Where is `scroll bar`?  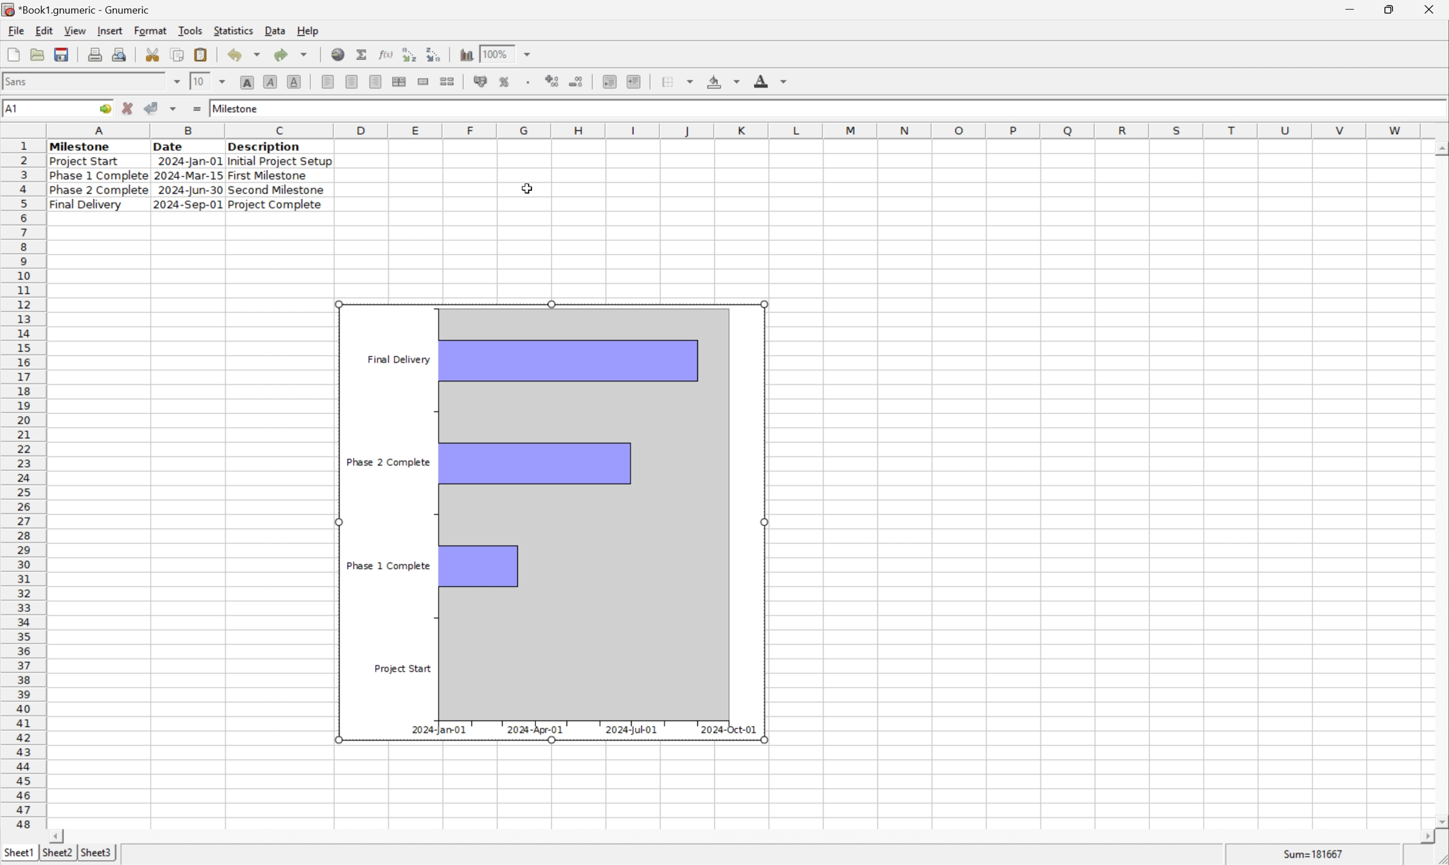
scroll bar is located at coordinates (741, 836).